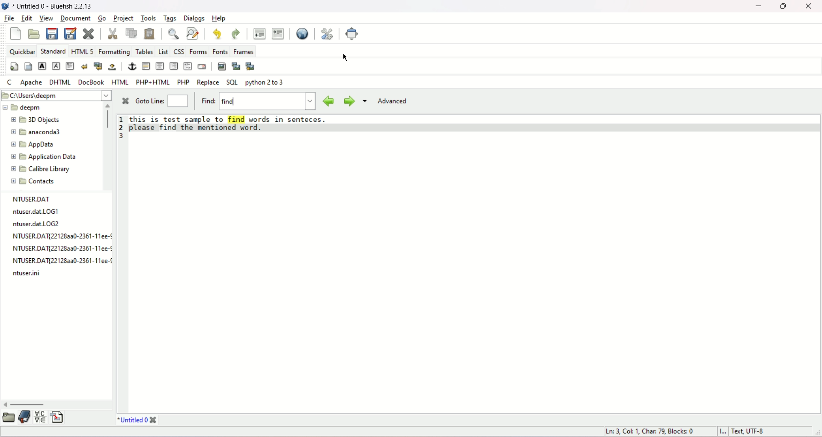 The width and height of the screenshot is (822, 437). What do you see at coordinates (721, 431) in the screenshot?
I see `Insert mode` at bounding box center [721, 431].